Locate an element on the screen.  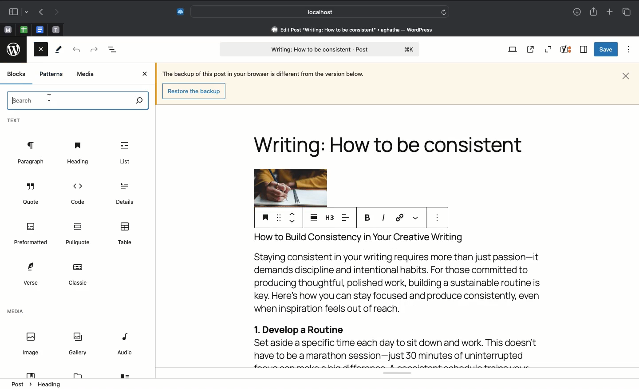
URL is located at coordinates (399, 218).